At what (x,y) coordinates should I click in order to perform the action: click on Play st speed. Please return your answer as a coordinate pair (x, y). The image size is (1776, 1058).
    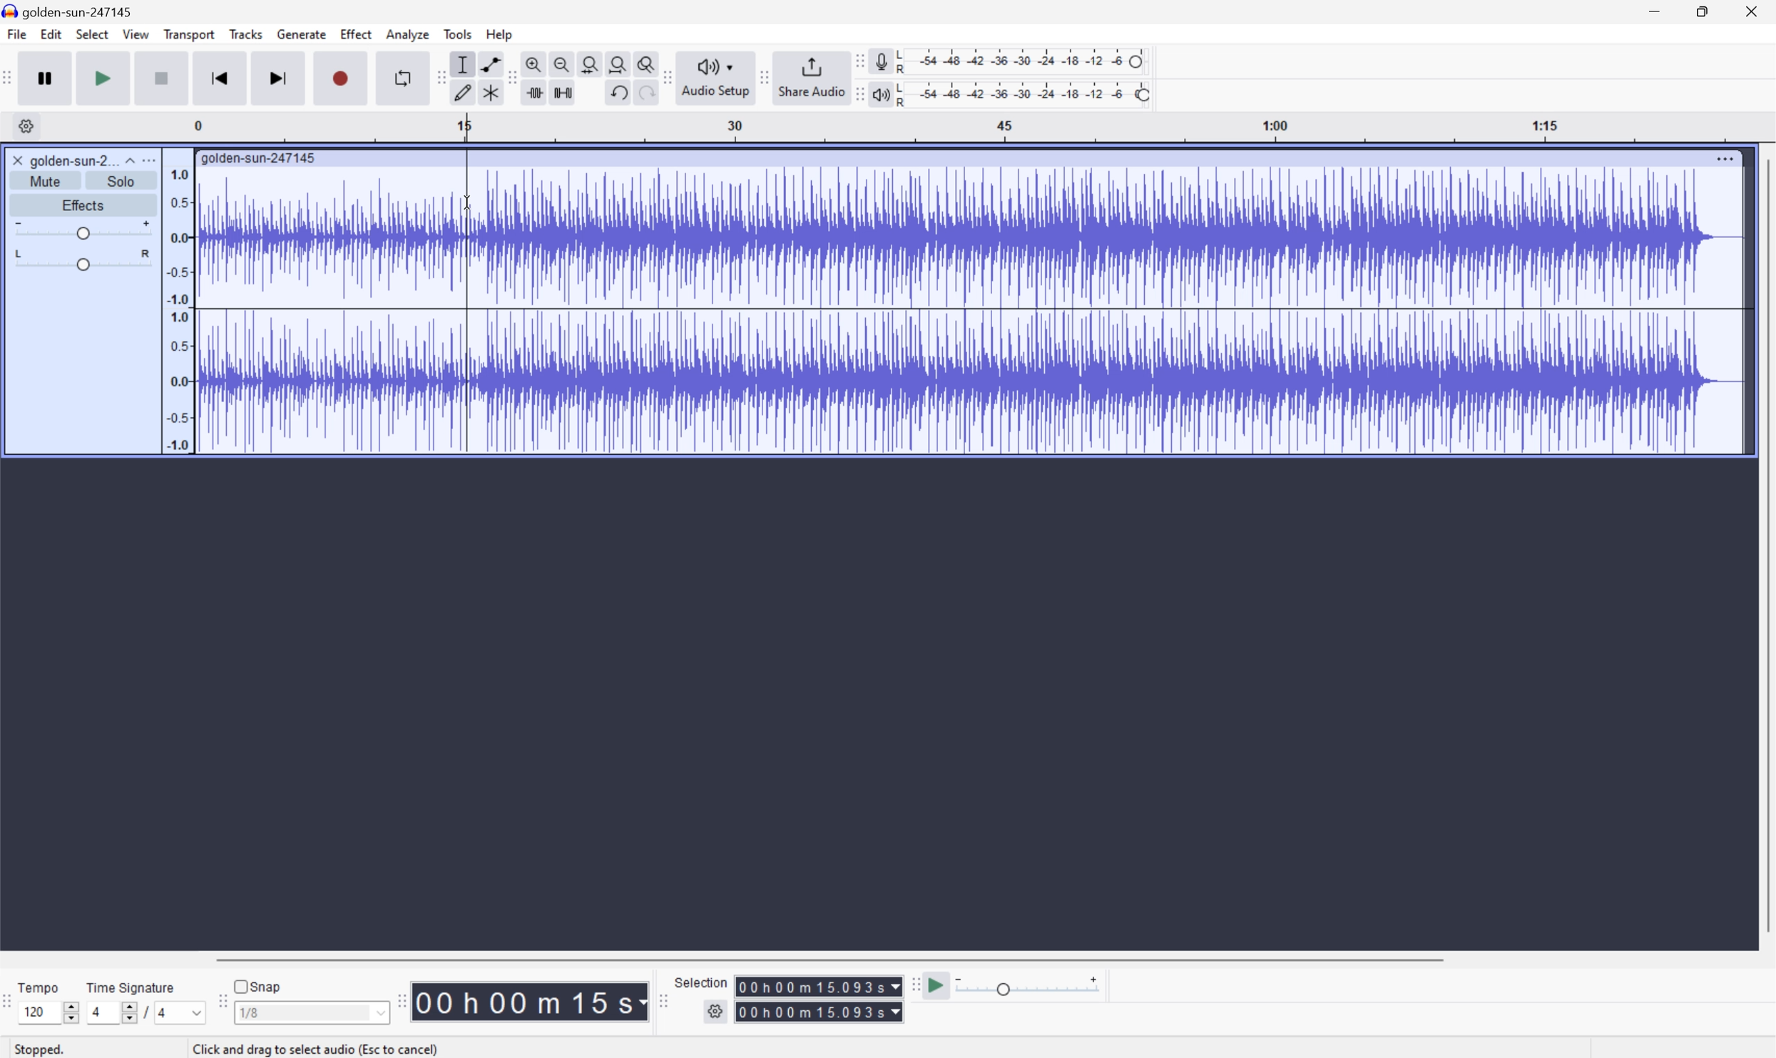
    Looking at the image, I should click on (938, 986).